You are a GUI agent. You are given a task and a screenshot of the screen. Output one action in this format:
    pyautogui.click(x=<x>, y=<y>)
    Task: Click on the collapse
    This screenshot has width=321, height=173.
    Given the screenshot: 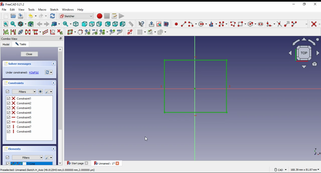 What is the action you would take?
    pyautogui.click(x=53, y=64)
    